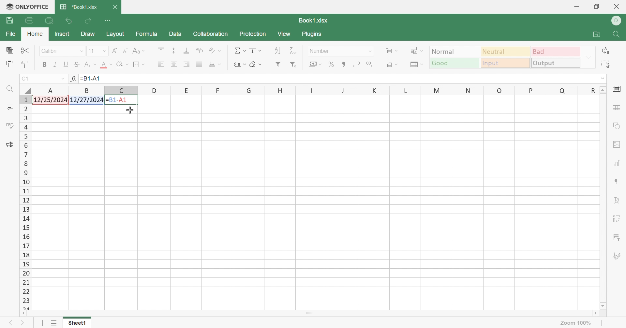  What do you see at coordinates (24, 80) in the screenshot?
I see `C1` at bounding box center [24, 80].